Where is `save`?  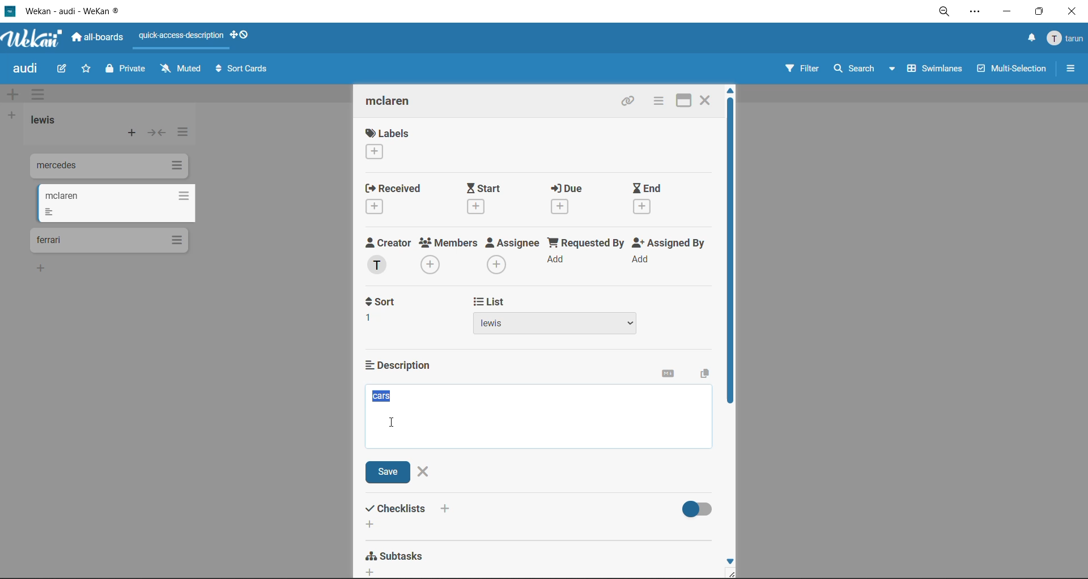
save is located at coordinates (390, 472).